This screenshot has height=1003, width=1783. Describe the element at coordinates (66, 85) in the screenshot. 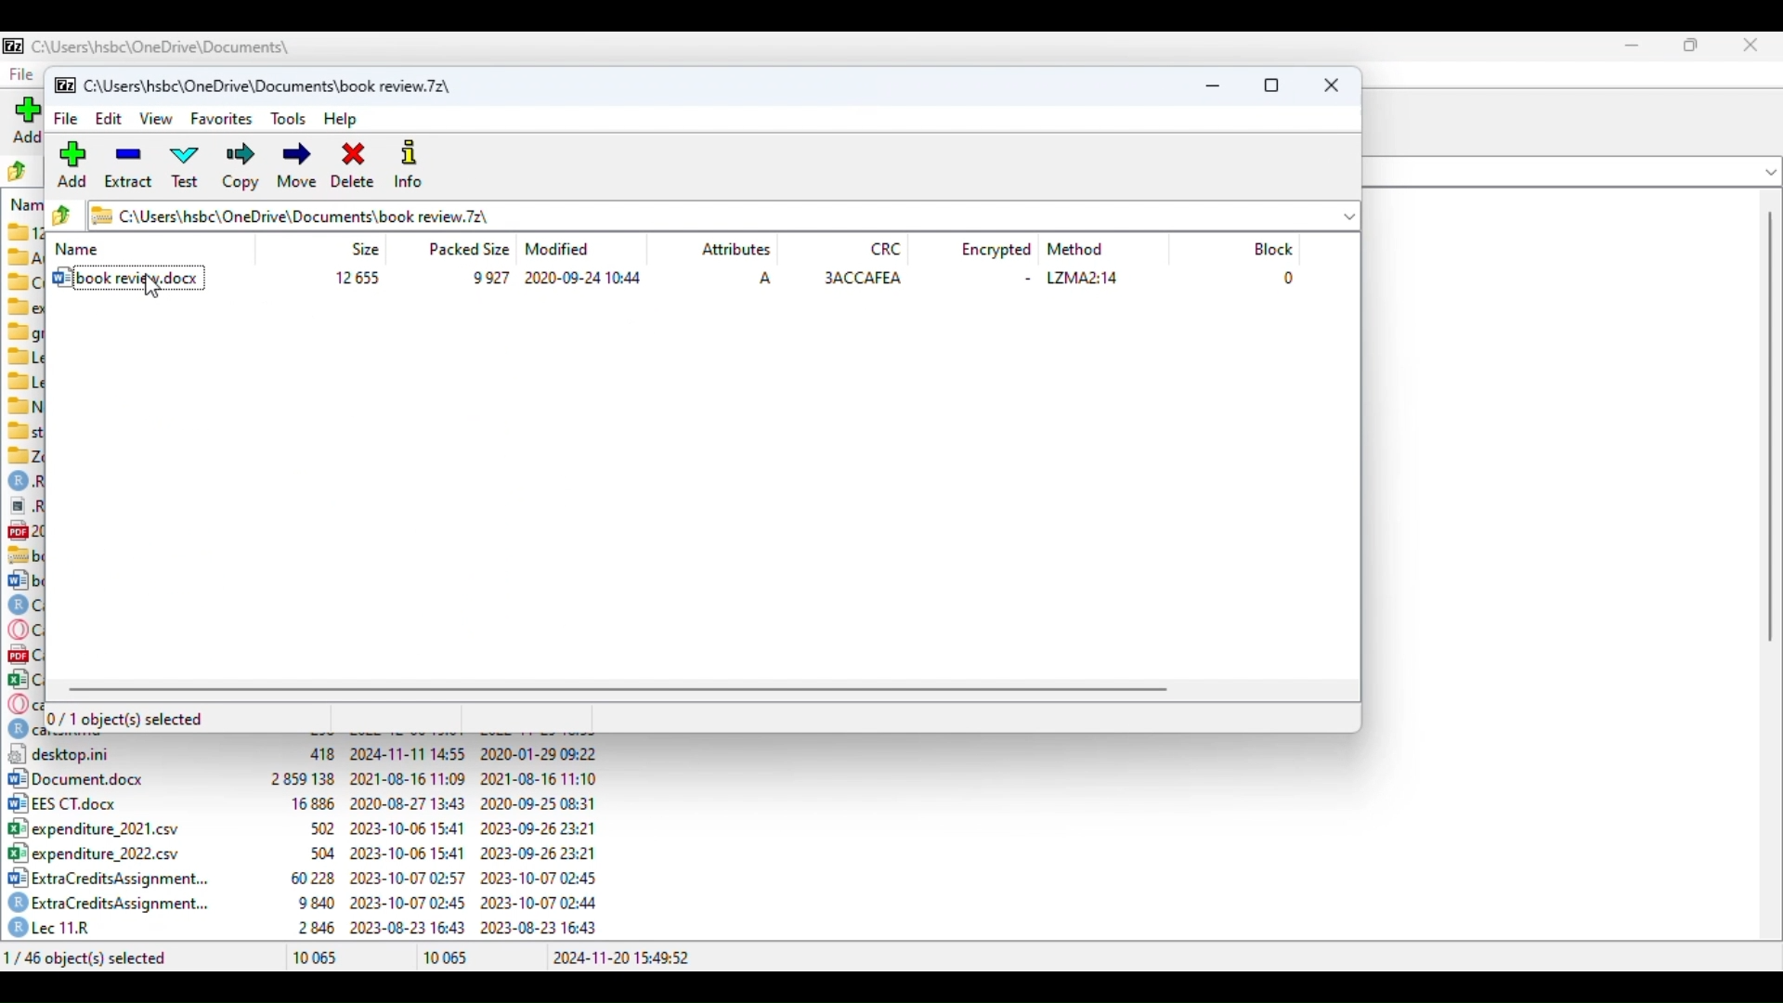

I see `logo` at that location.